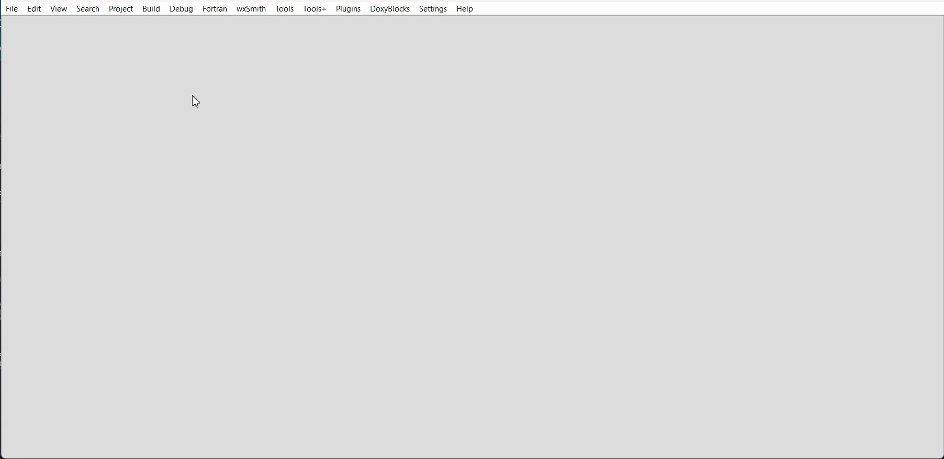  Describe the element at coordinates (390, 9) in the screenshot. I see `DoxyBlocks` at that location.